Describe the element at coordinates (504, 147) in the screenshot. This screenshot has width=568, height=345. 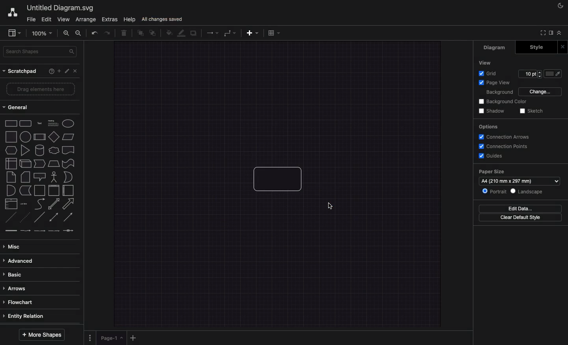
I see `Connections points` at that location.